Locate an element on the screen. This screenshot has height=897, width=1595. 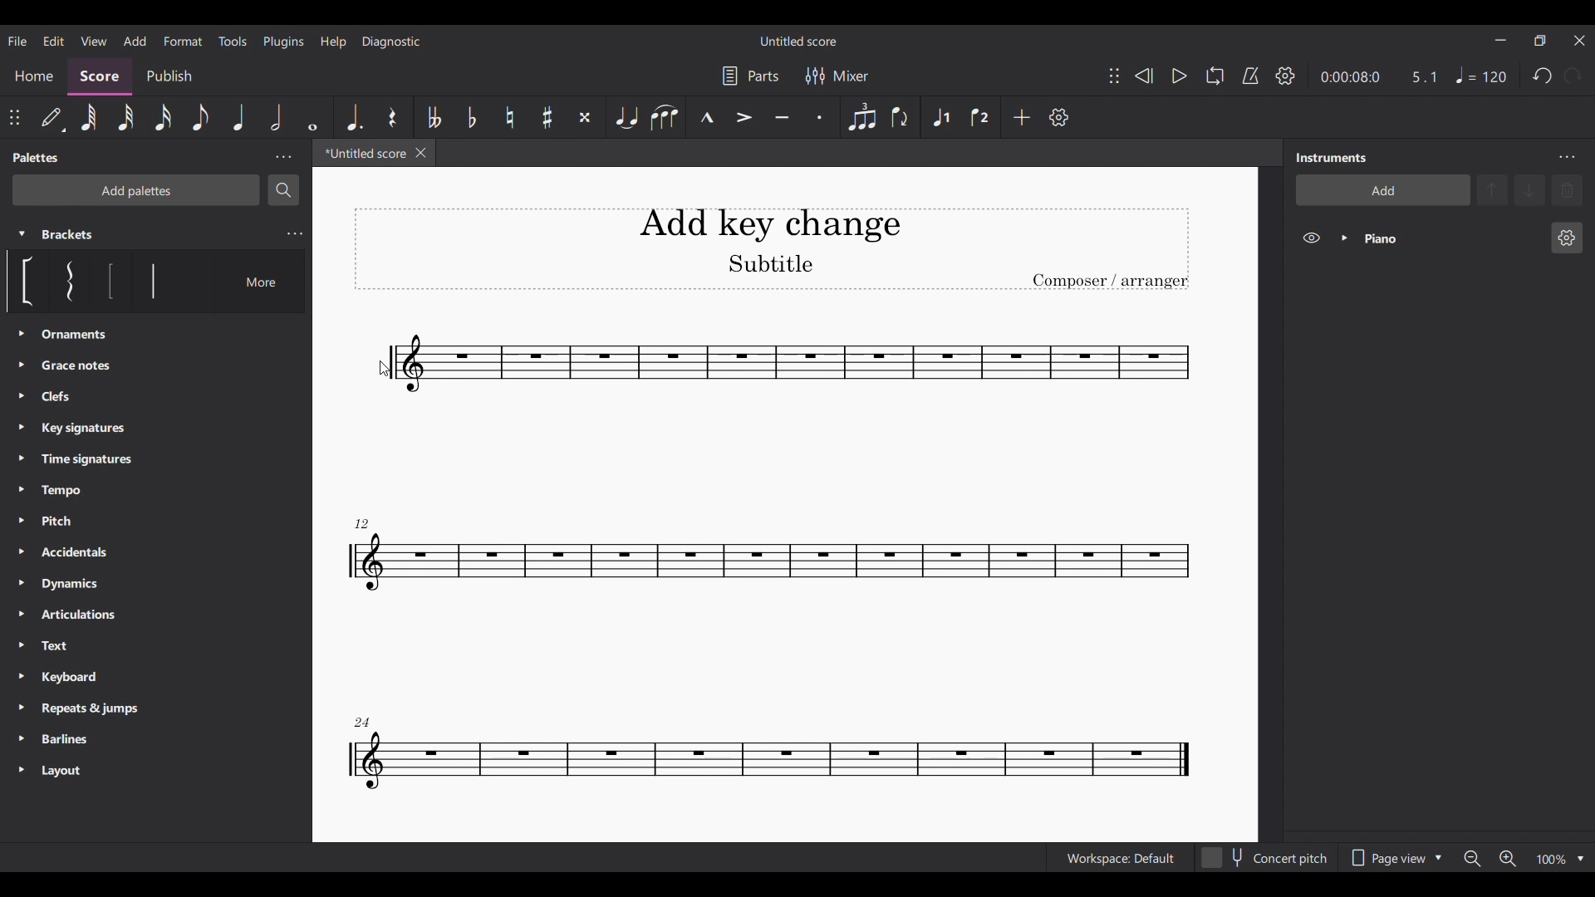
Toggle for concert pitch is located at coordinates (1264, 857).